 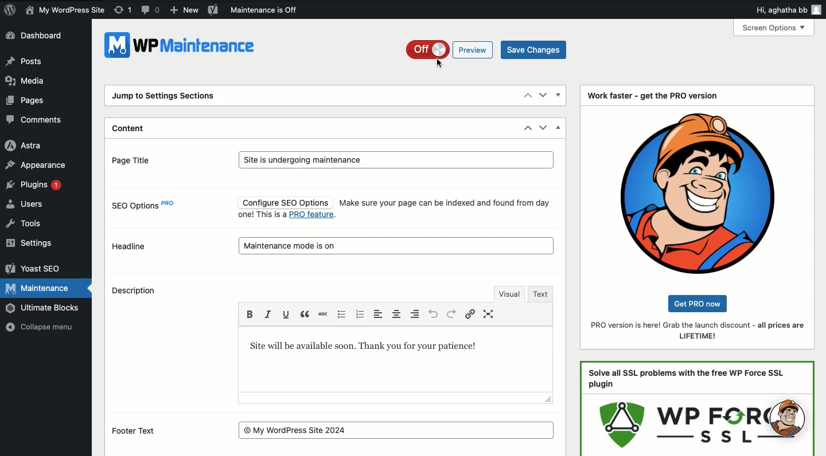 I want to click on Preview, so click(x=473, y=50).